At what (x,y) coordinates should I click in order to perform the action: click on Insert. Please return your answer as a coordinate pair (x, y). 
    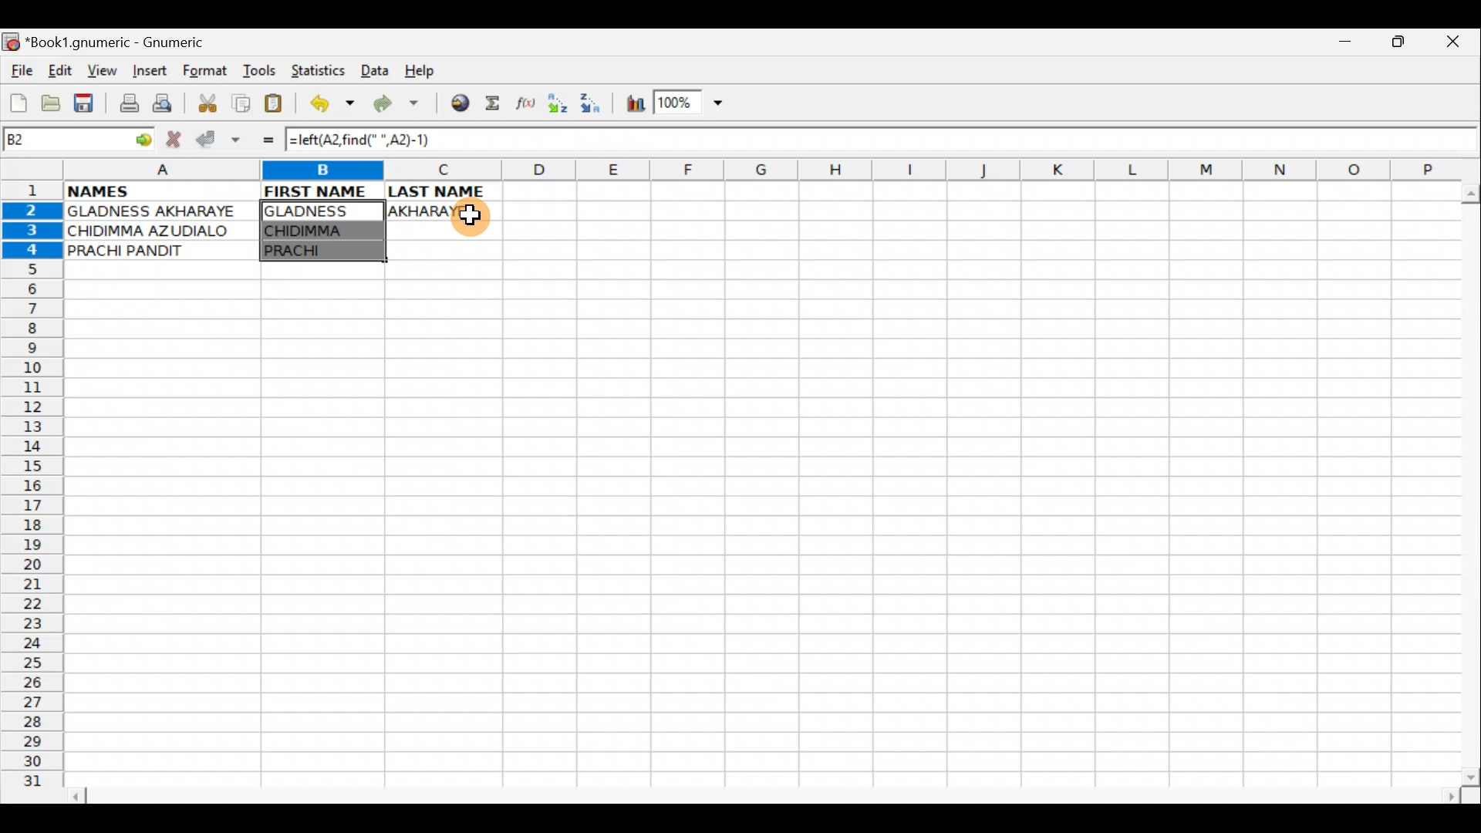
    Looking at the image, I should click on (149, 71).